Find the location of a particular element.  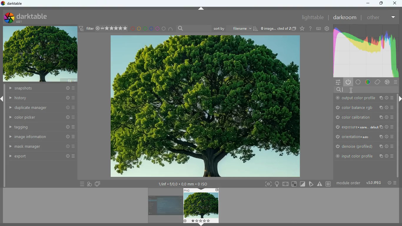

menu is located at coordinates (395, 183).